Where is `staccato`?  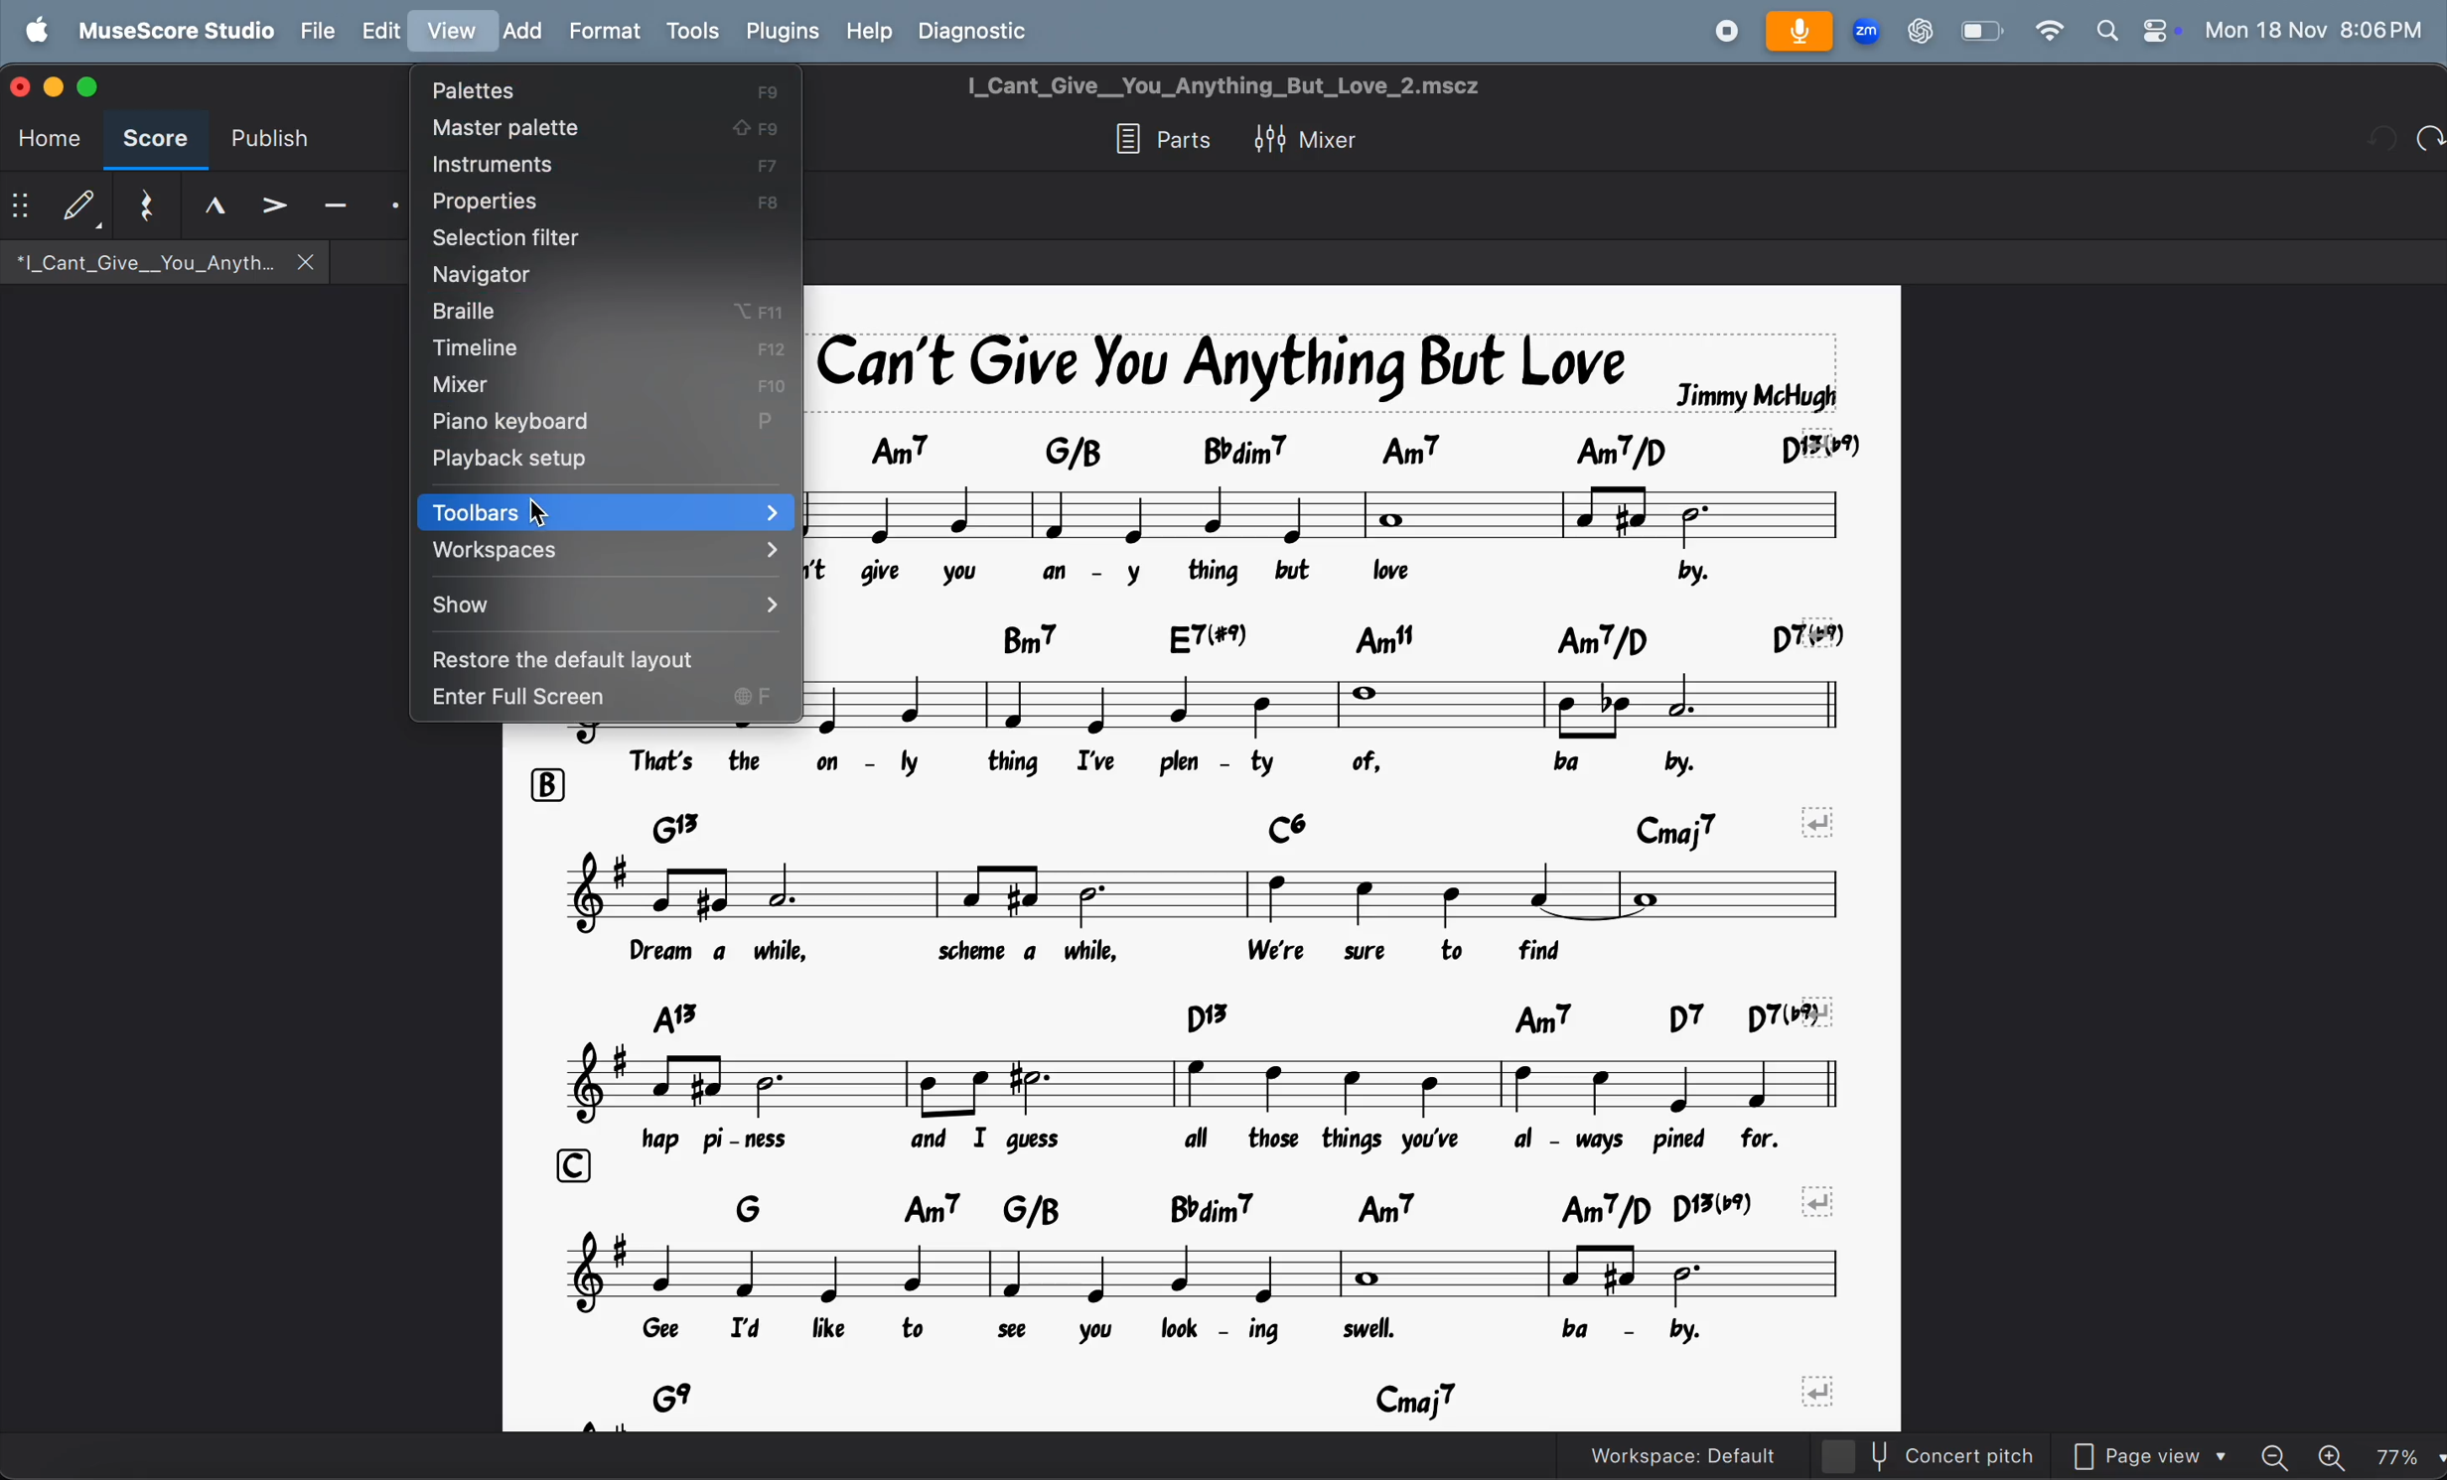
staccato is located at coordinates (389, 206).